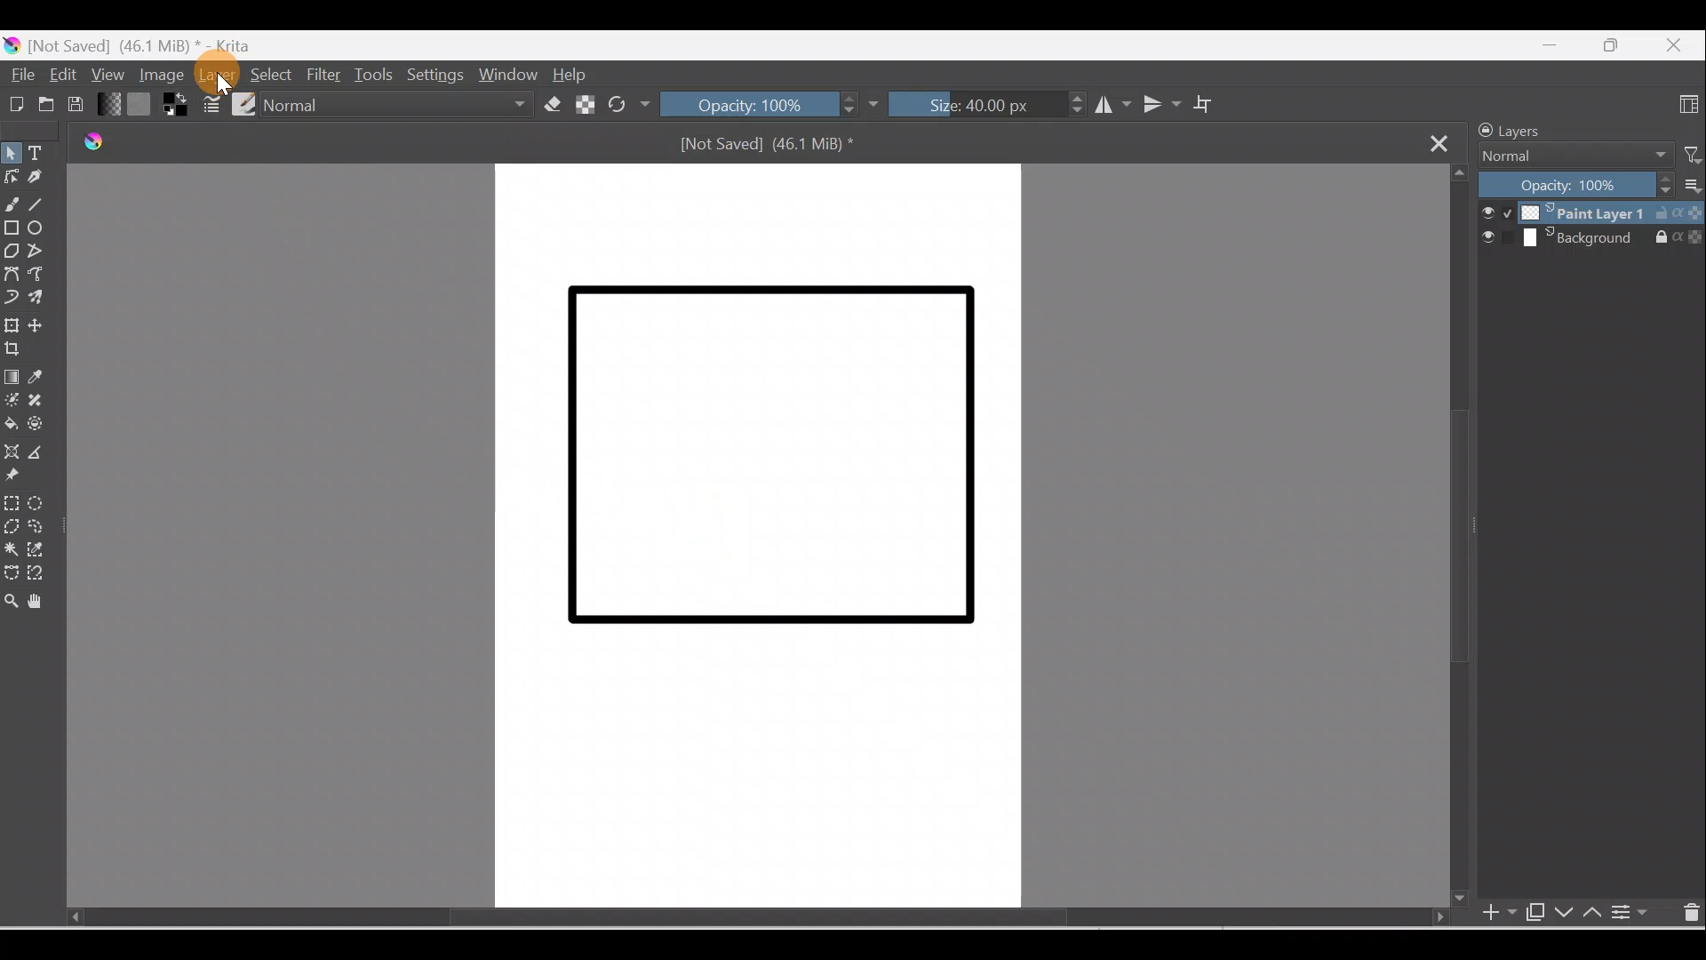 The height and width of the screenshot is (960, 1706). Describe the element at coordinates (769, 106) in the screenshot. I see `Opacity: 100%` at that location.